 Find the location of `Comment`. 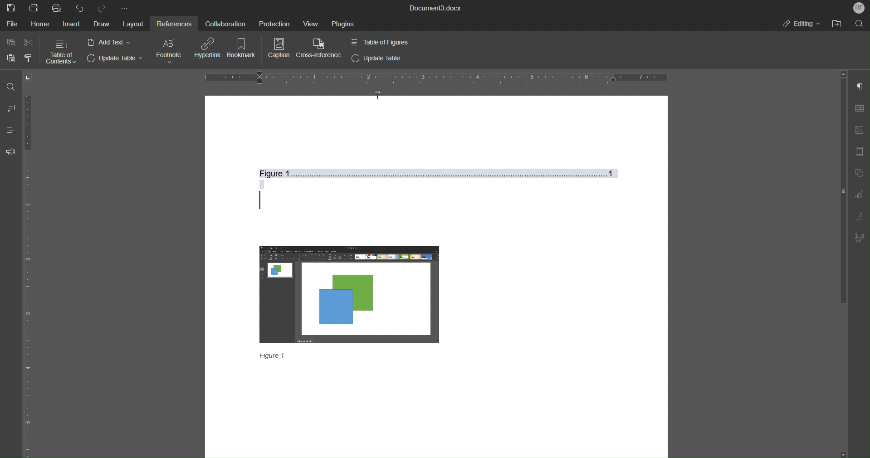

Comment is located at coordinates (10, 107).